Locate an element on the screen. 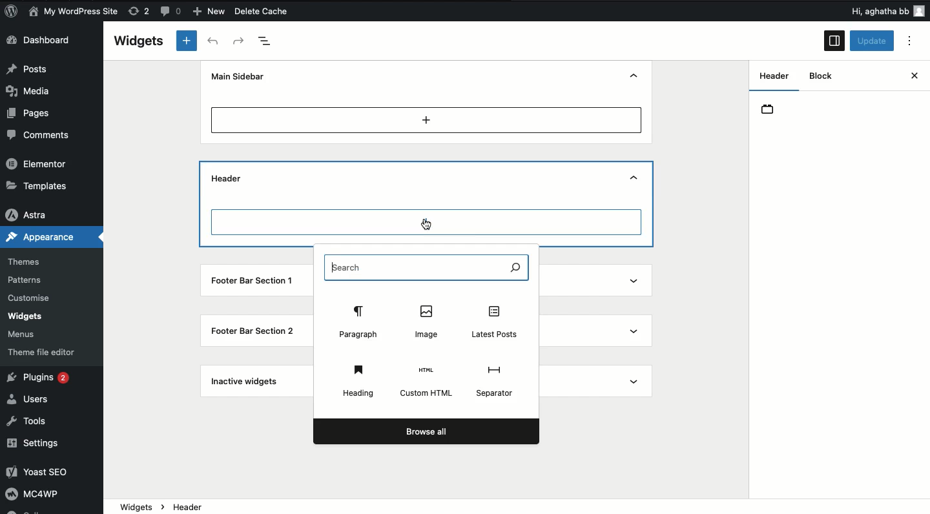 The width and height of the screenshot is (930, 514). Posts is located at coordinates (33, 69).